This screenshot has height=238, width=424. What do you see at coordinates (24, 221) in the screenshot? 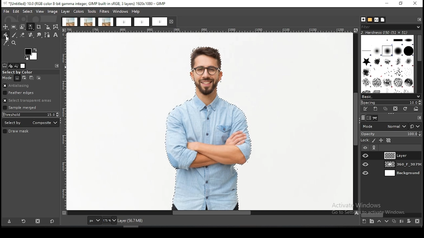
I see `restore tool preset` at bounding box center [24, 221].